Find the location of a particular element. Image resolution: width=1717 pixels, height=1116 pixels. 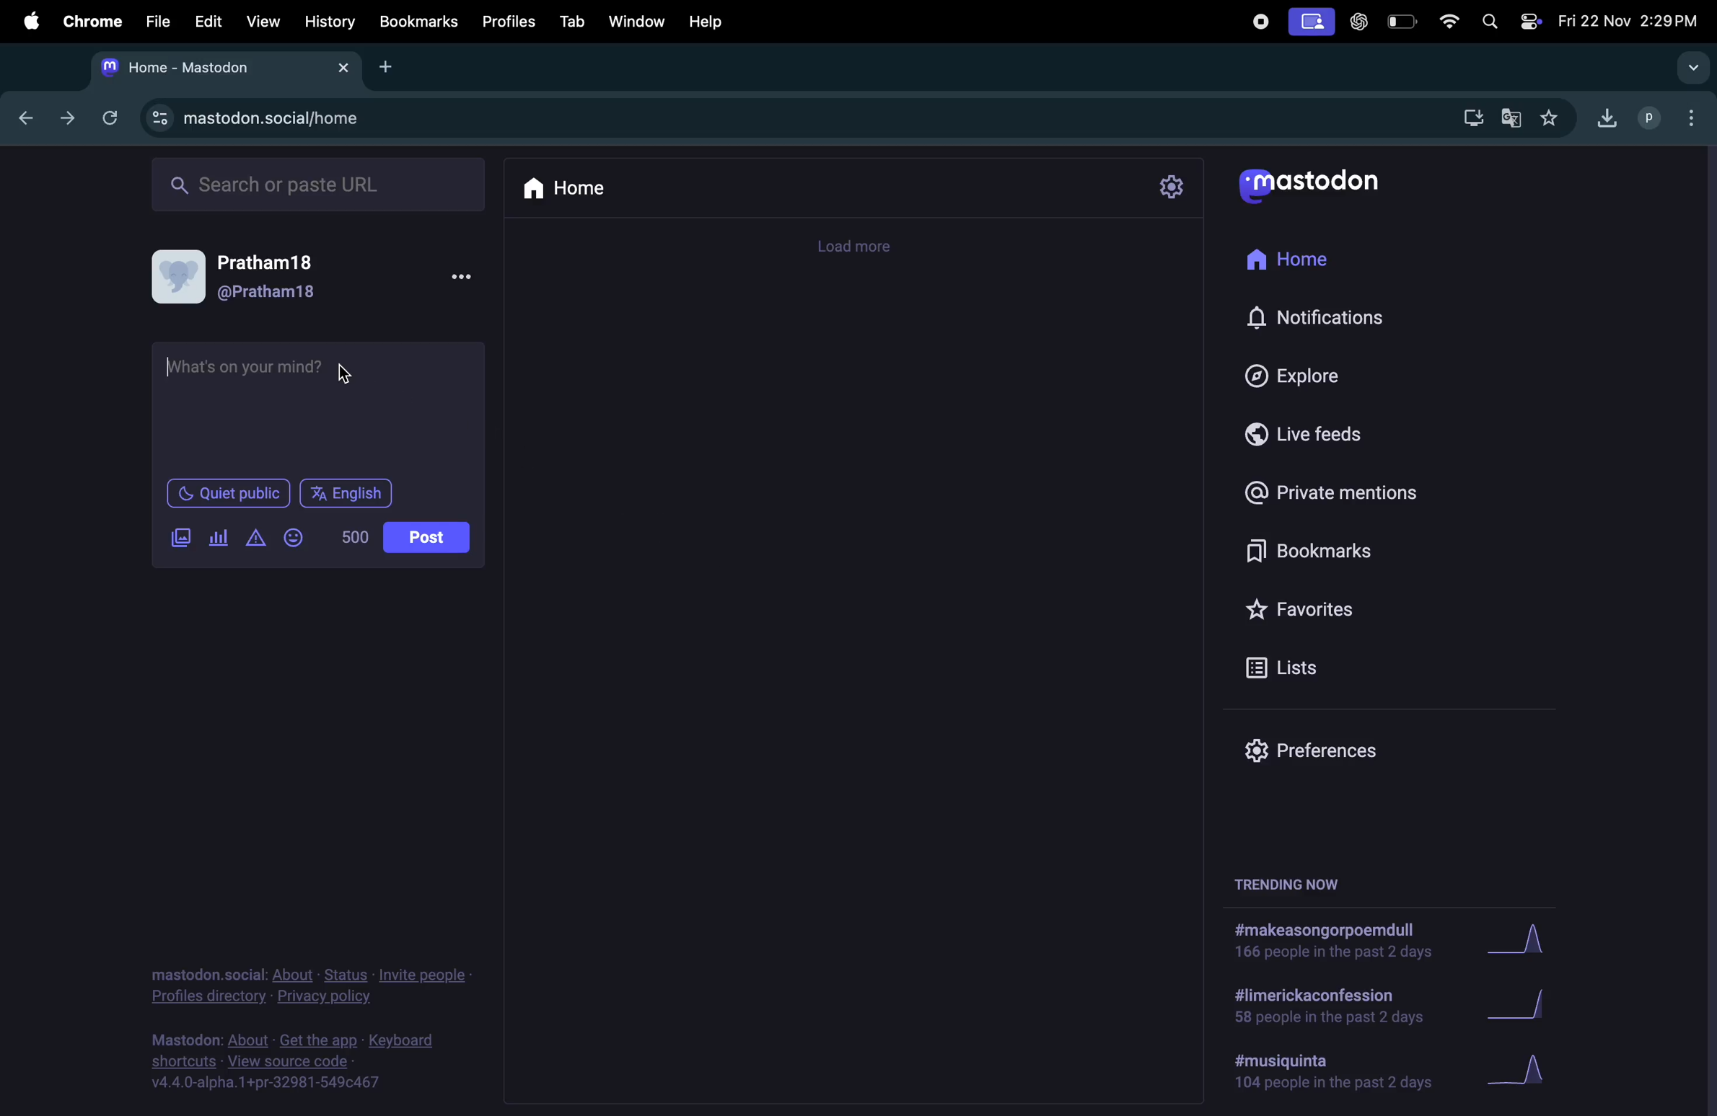

favorites is located at coordinates (1554, 119).